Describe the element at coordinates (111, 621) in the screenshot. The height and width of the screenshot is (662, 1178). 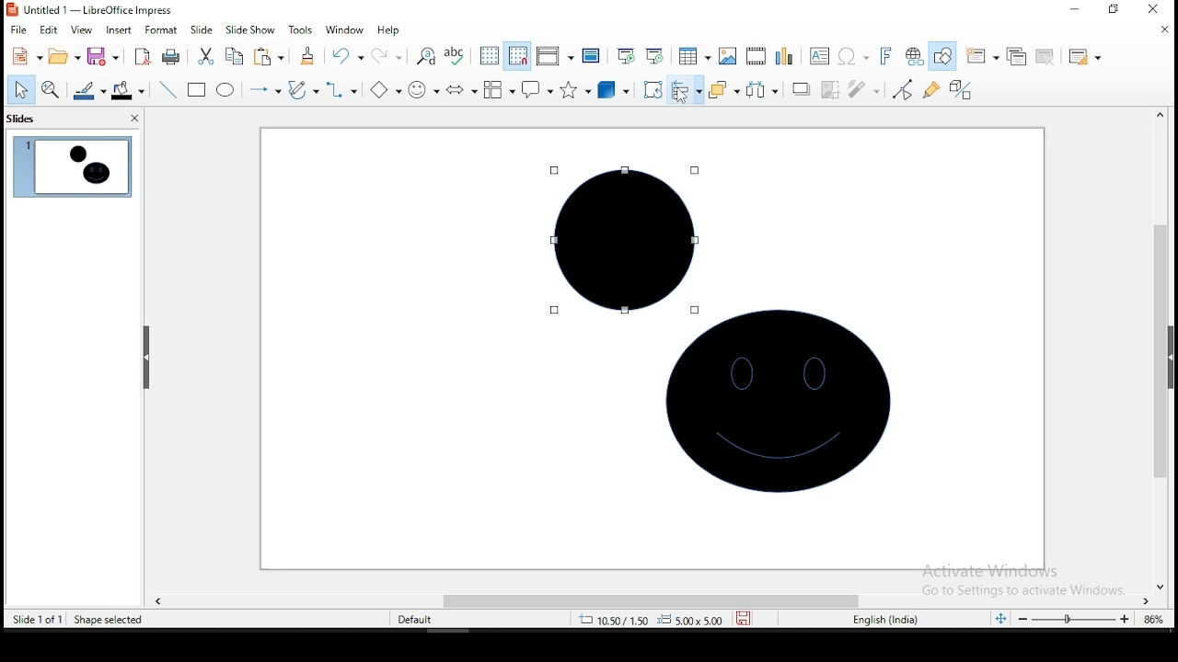
I see `shape selected` at that location.